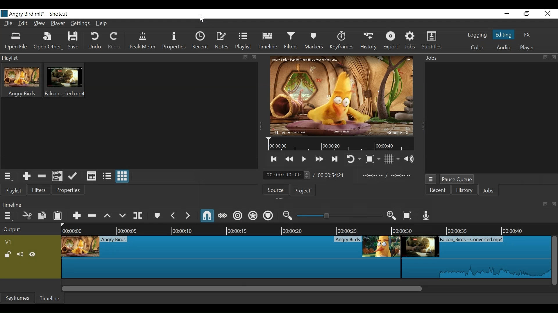 The height and width of the screenshot is (313, 558). I want to click on Save, so click(73, 41).